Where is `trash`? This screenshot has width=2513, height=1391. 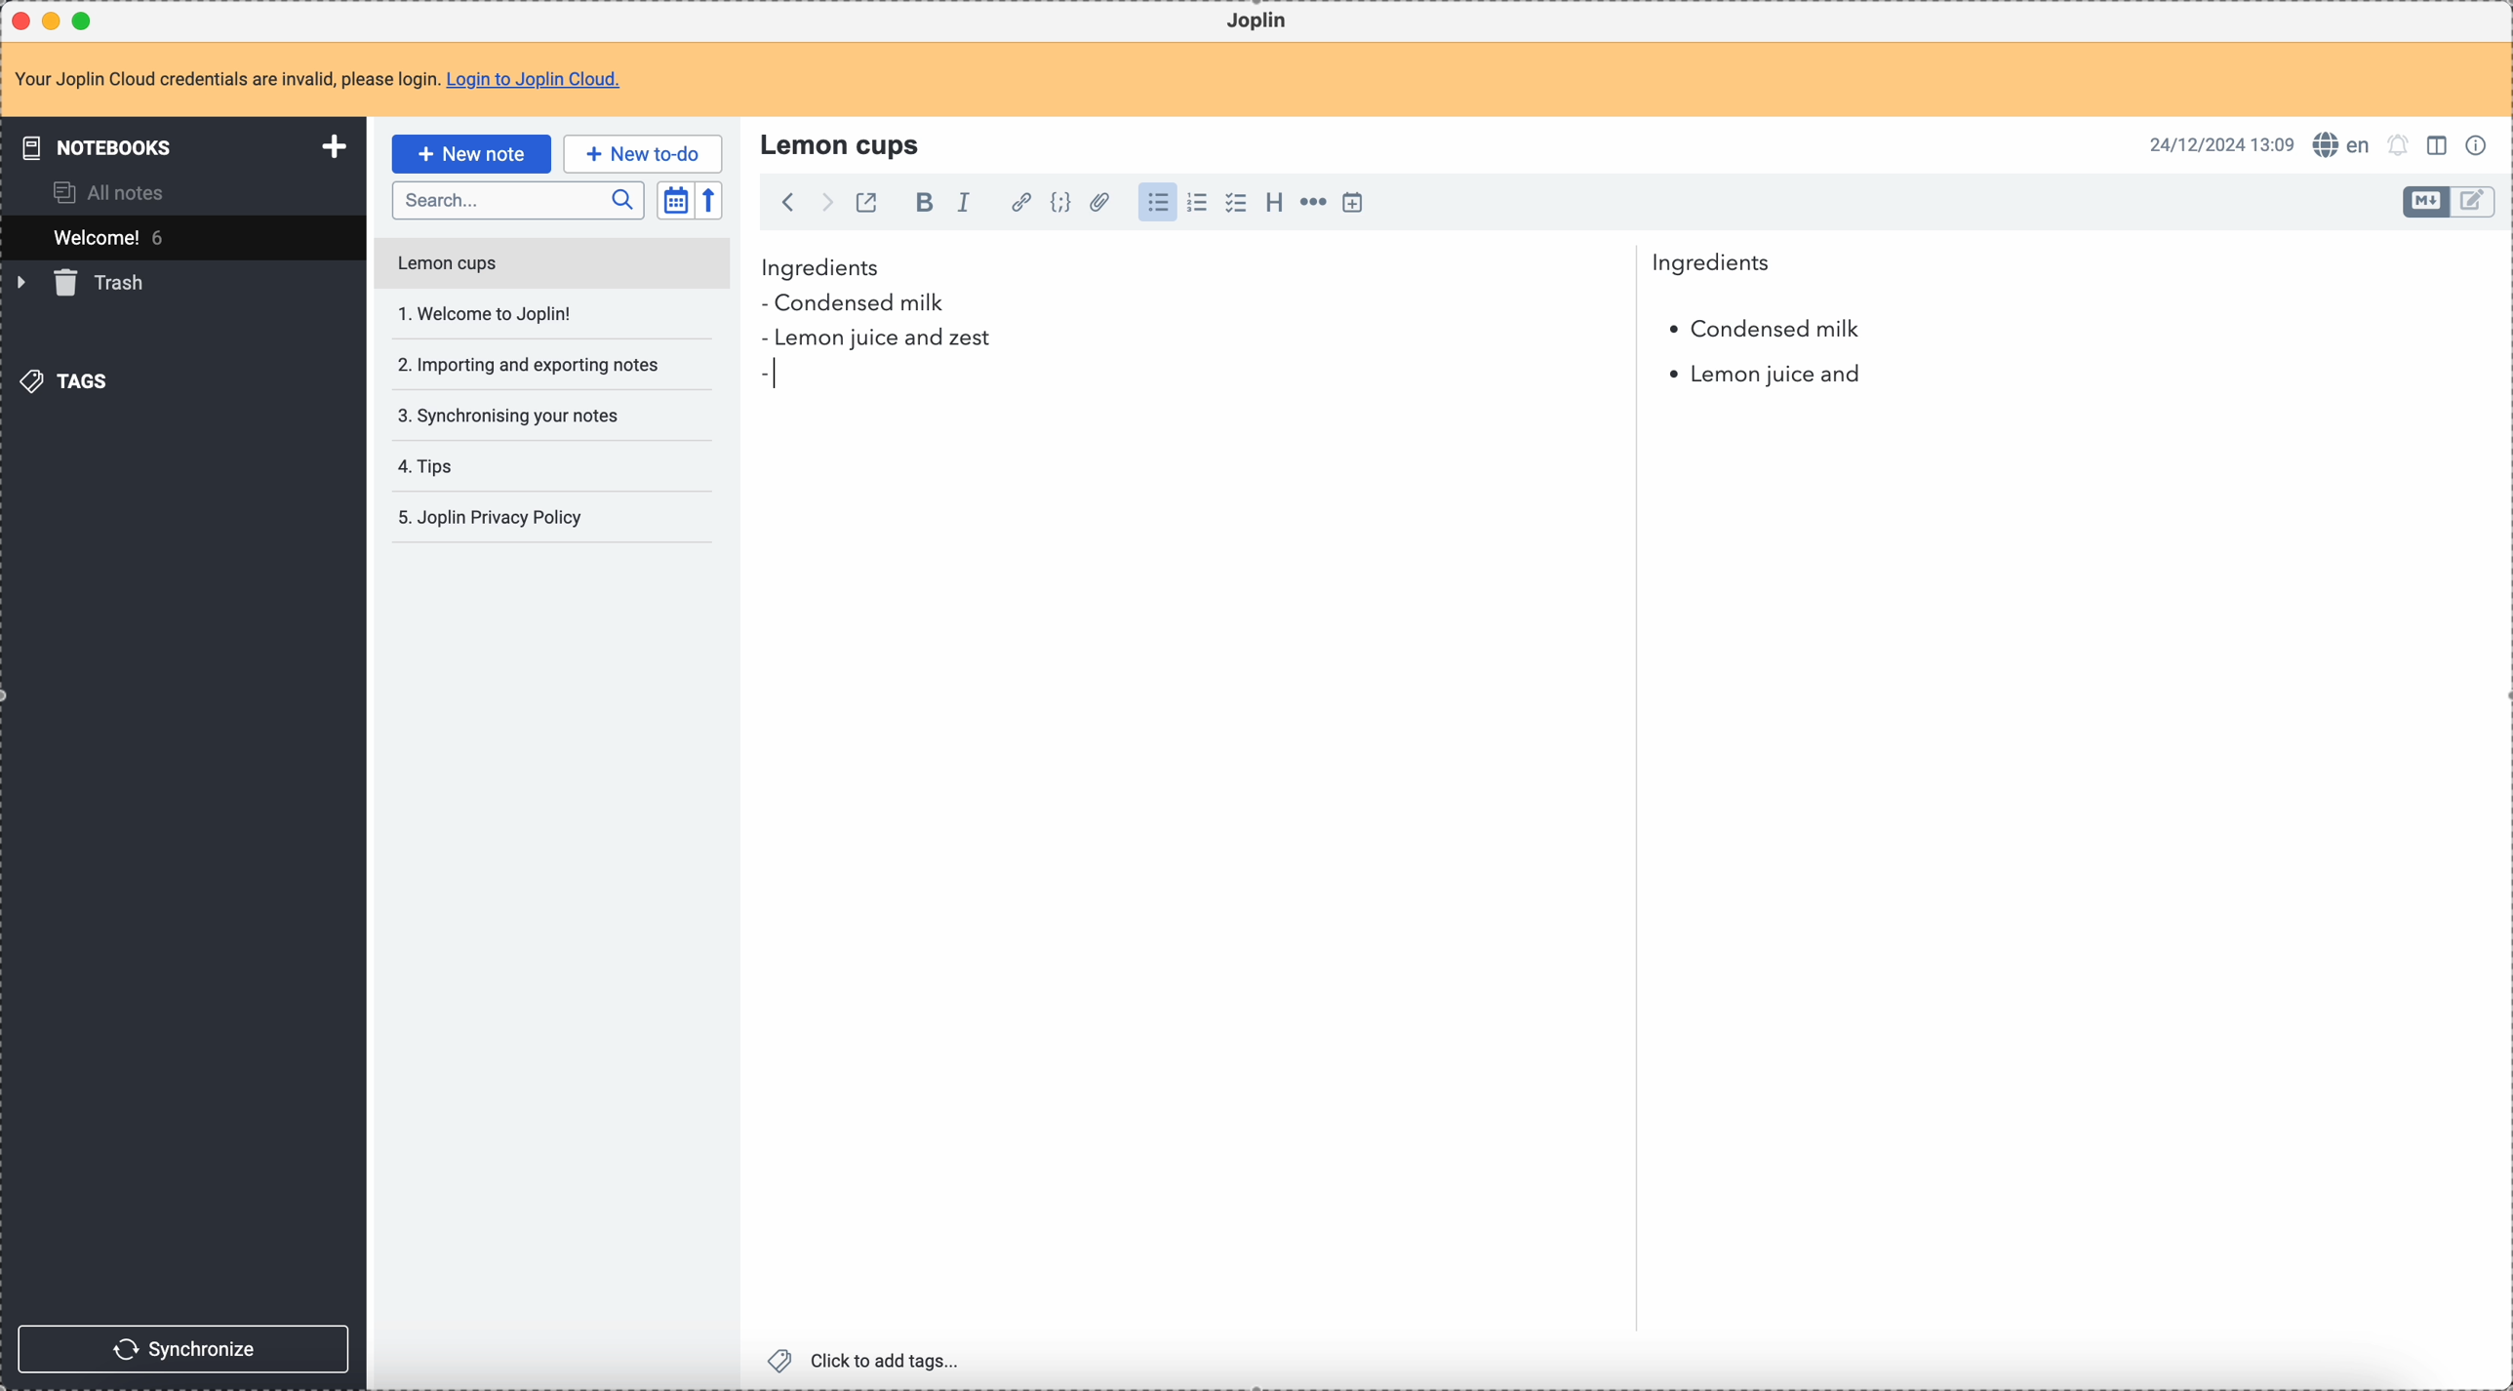 trash is located at coordinates (84, 283).